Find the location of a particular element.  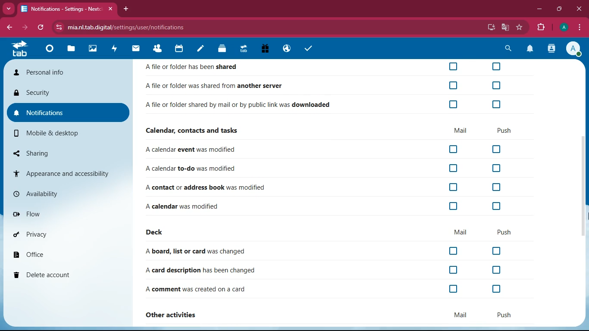

security is located at coordinates (67, 93).